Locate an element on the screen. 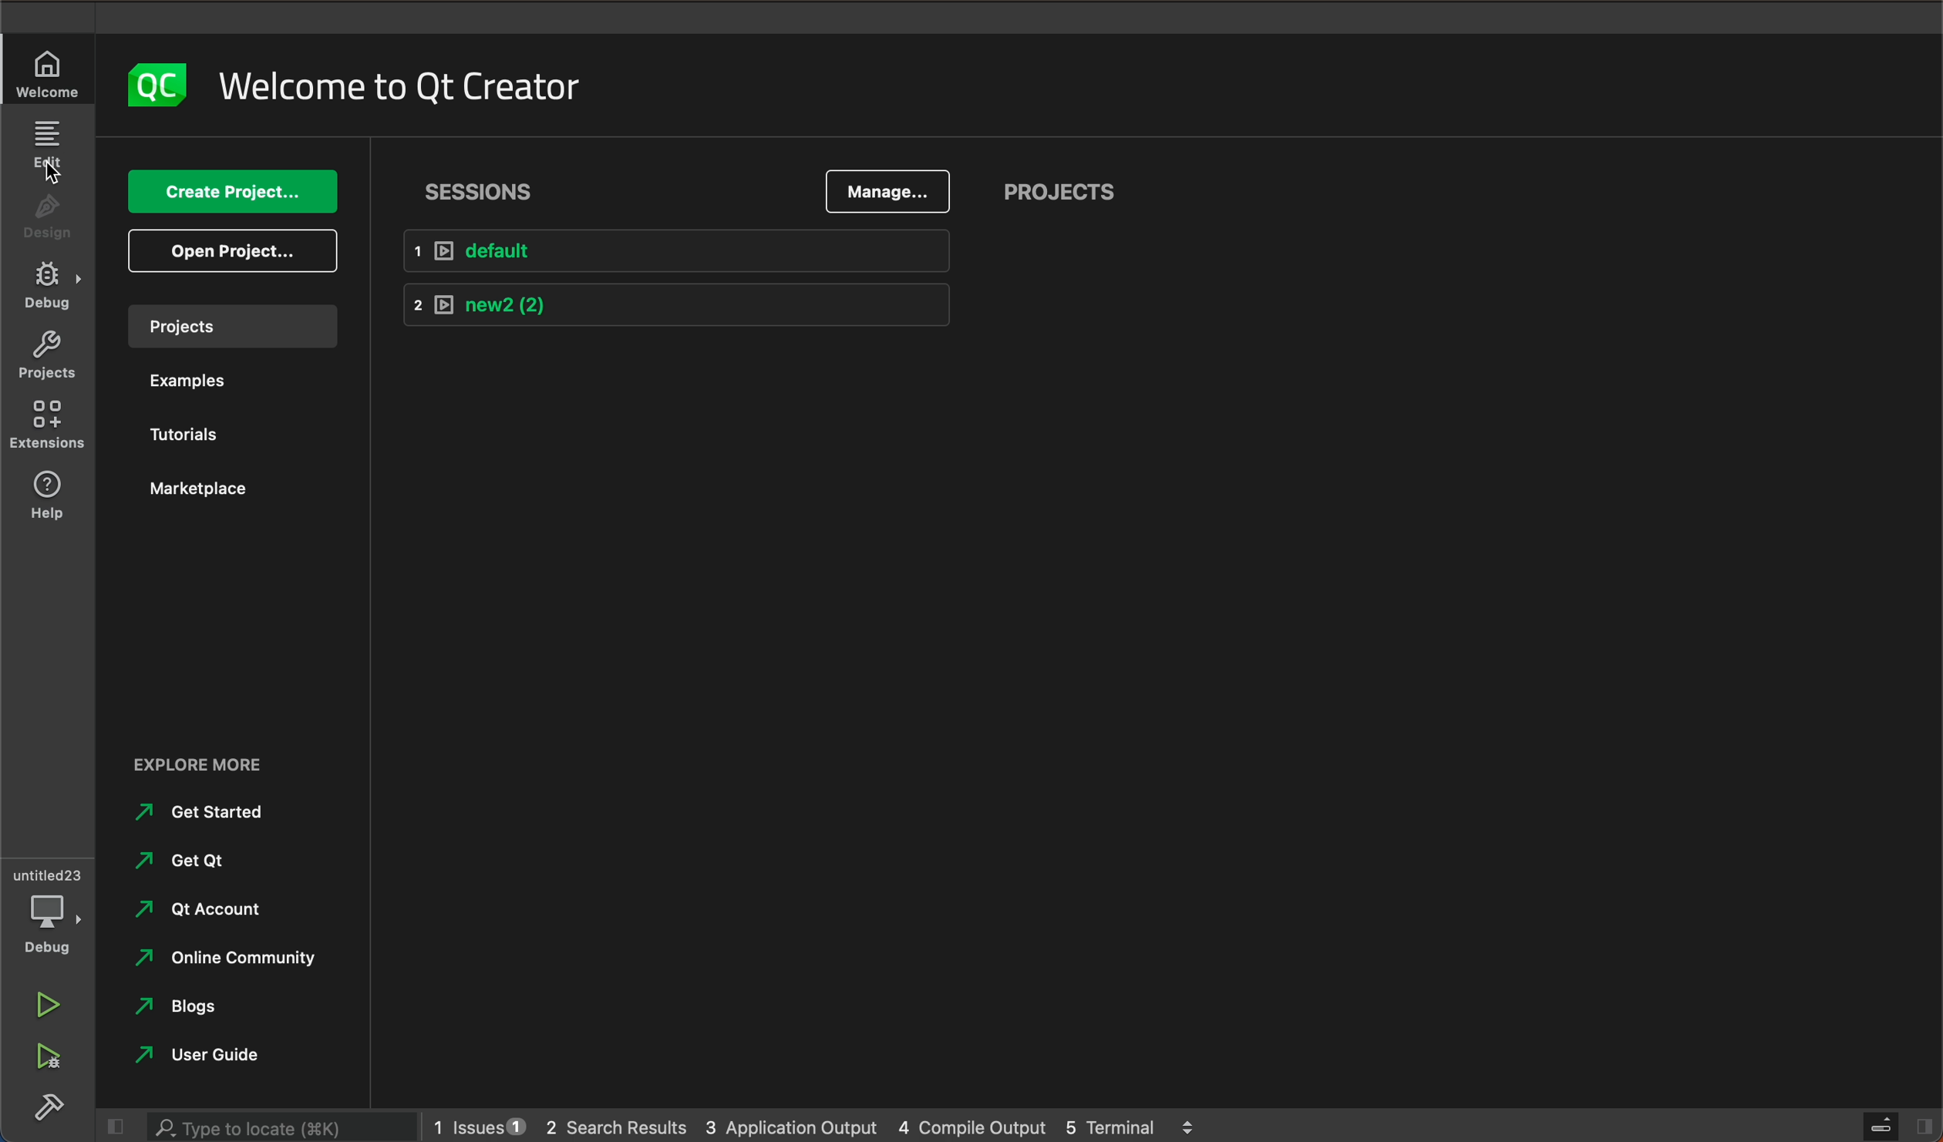  run is located at coordinates (48, 1000).